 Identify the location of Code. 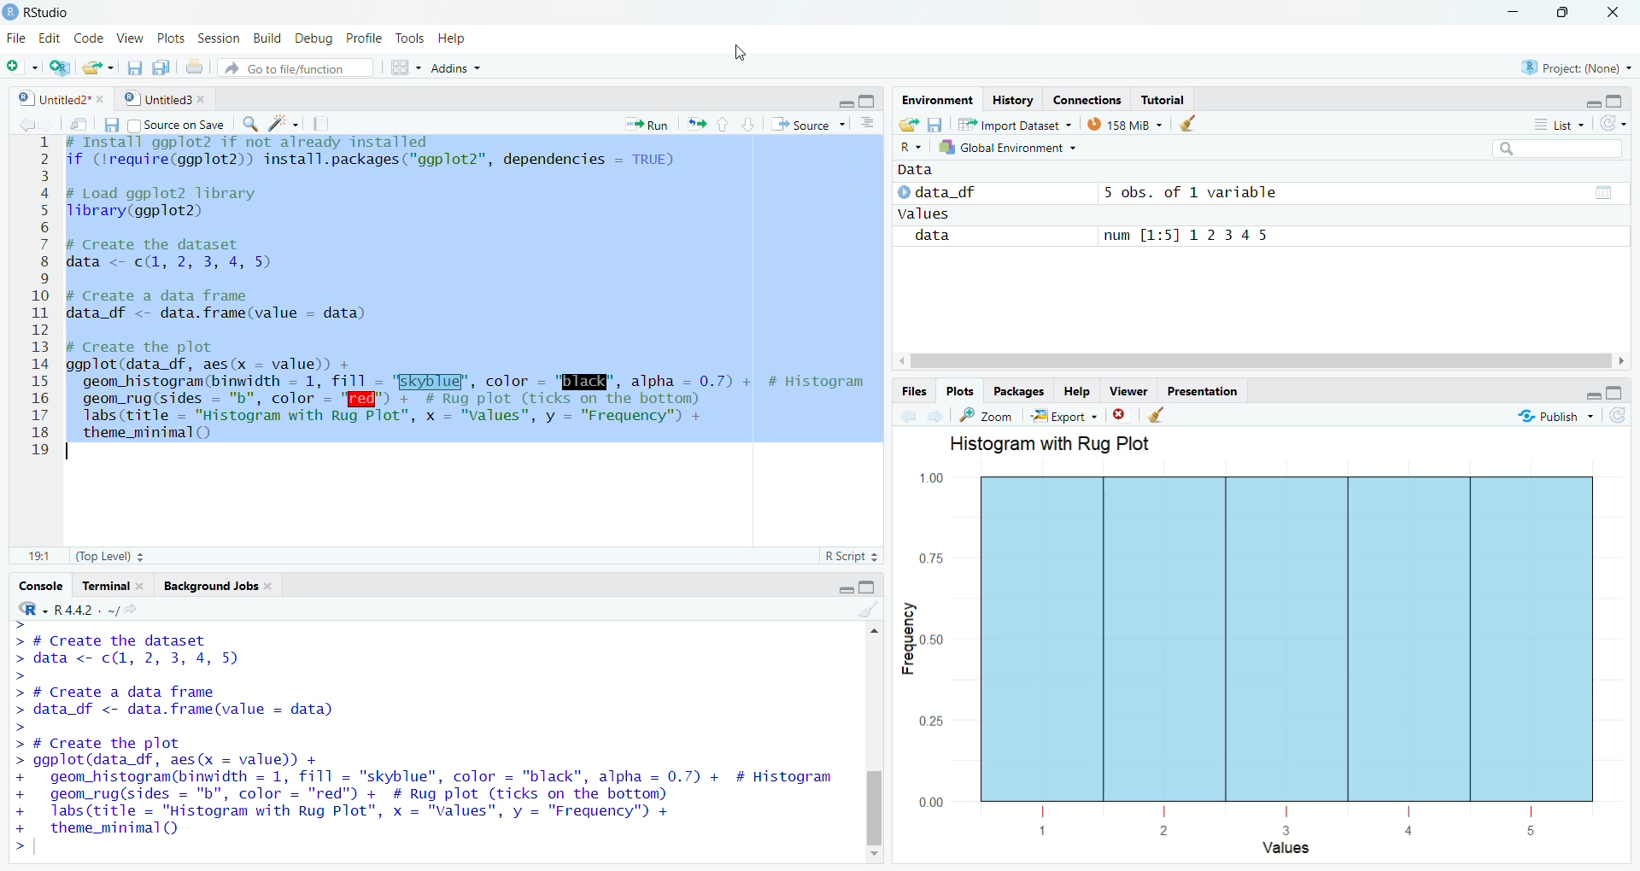
(88, 38).